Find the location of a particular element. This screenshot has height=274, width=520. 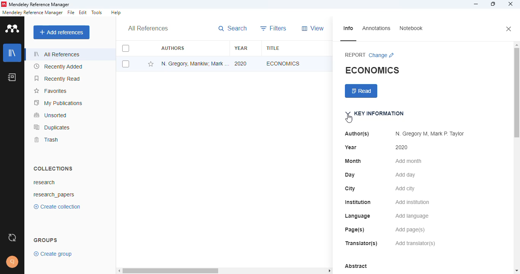

add language is located at coordinates (412, 216).